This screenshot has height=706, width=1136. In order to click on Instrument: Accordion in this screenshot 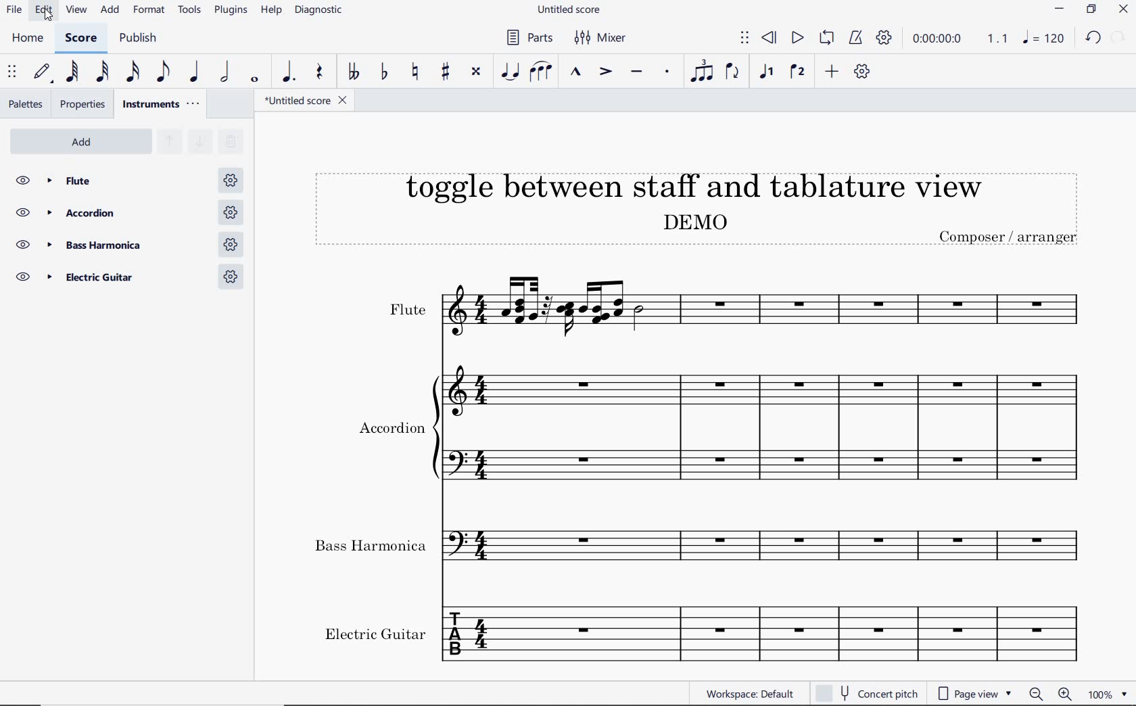, I will do `click(706, 434)`.